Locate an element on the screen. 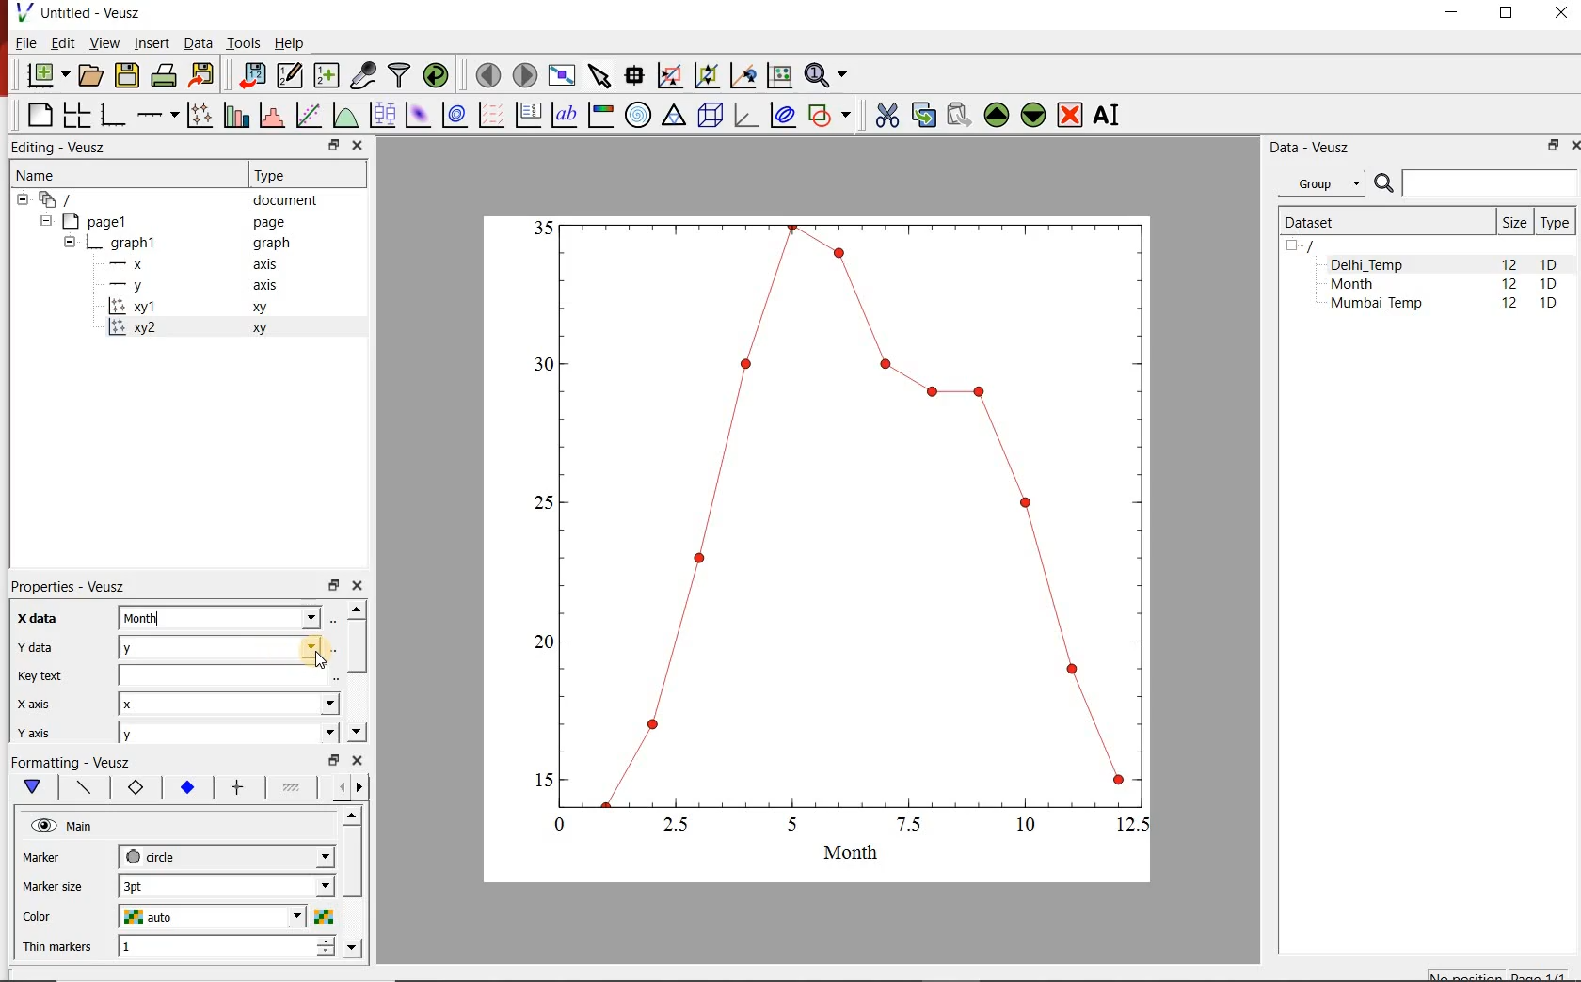  click to reset graph axes is located at coordinates (779, 76).